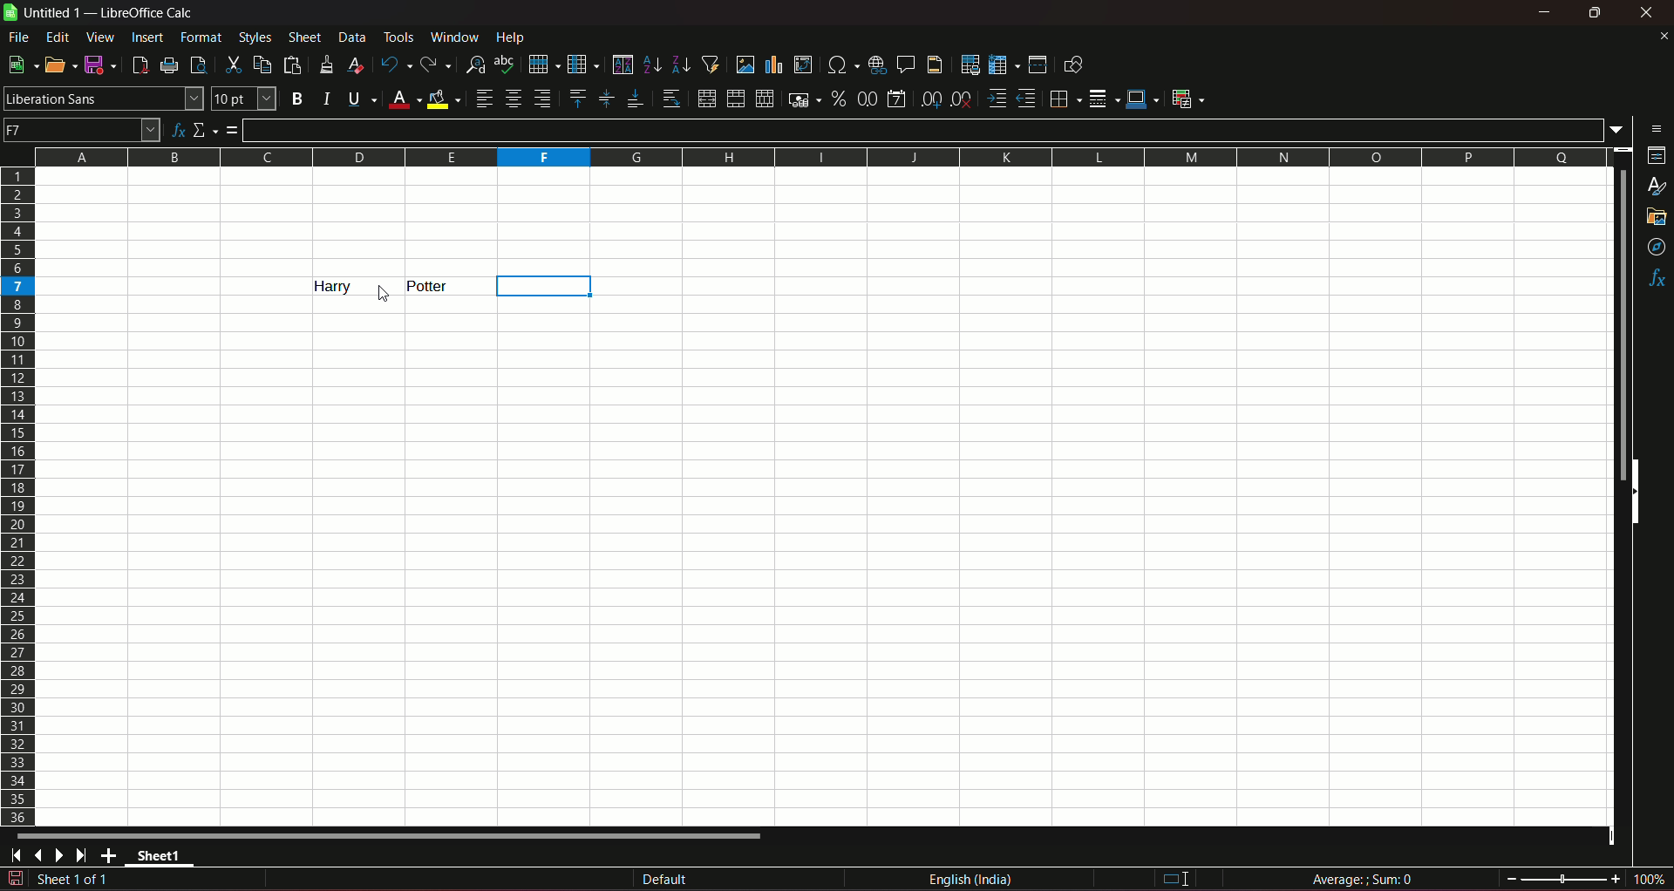 Image resolution: width=1674 pixels, height=891 pixels. Describe the element at coordinates (817, 154) in the screenshot. I see `columns` at that location.